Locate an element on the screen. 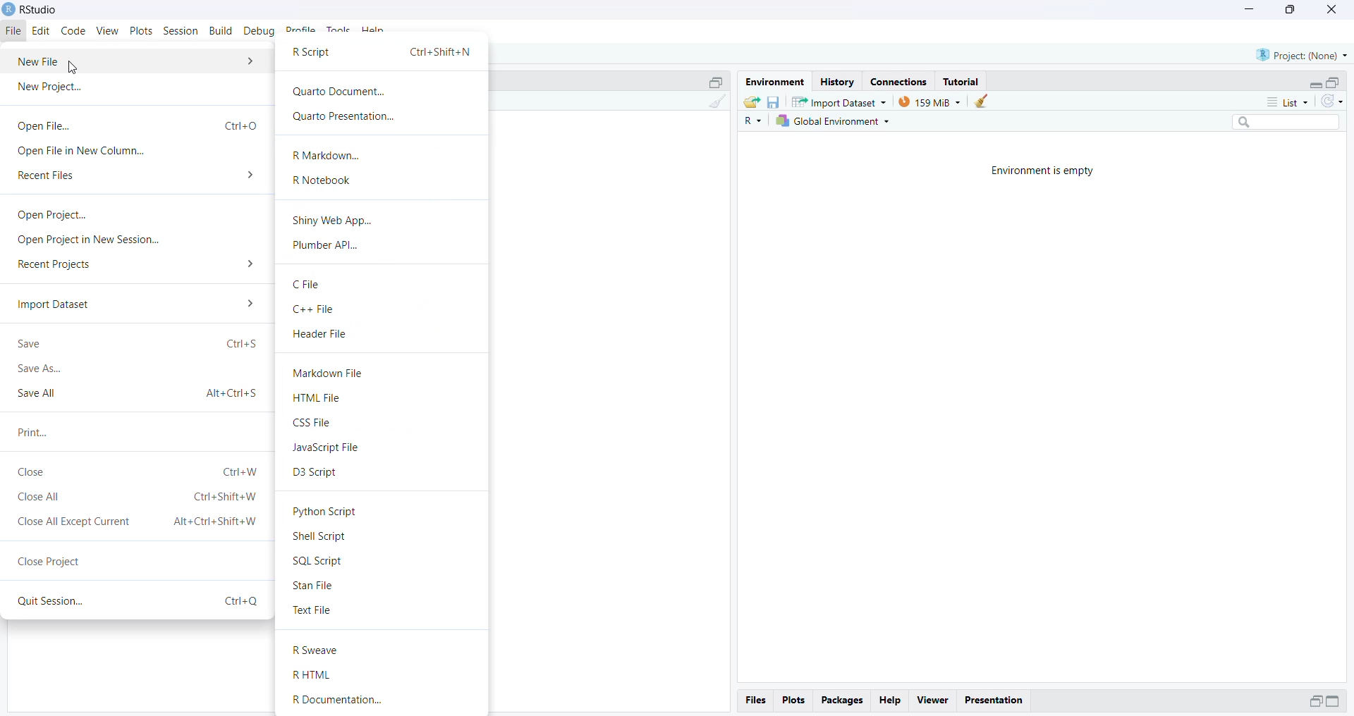 Image resolution: width=1354 pixels, height=716 pixels. Shiny Web App... is located at coordinates (332, 220).